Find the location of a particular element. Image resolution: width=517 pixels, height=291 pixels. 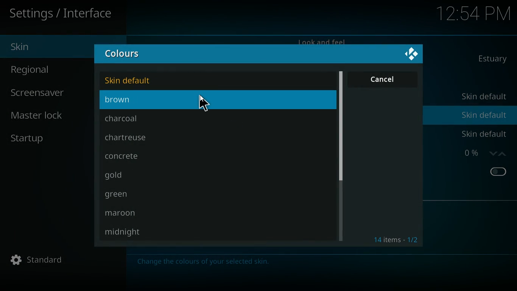

skin default is located at coordinates (484, 115).